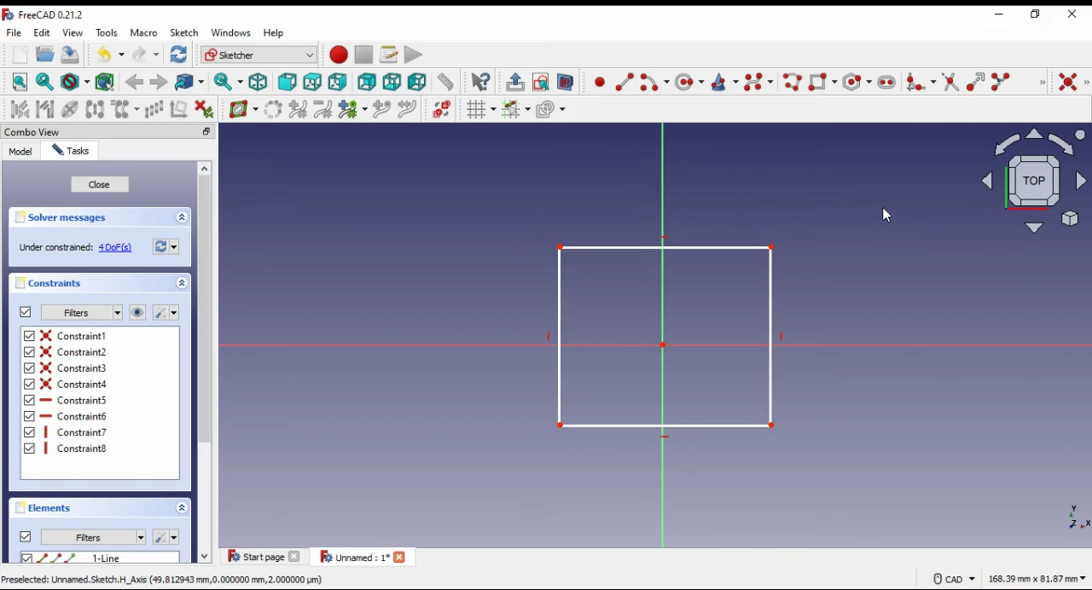 Image resolution: width=1092 pixels, height=590 pixels. Describe the element at coordinates (45, 54) in the screenshot. I see `open` at that location.